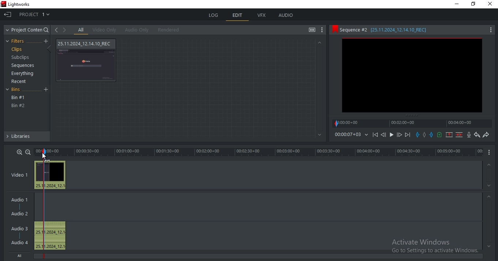 This screenshot has width=498, height=261. What do you see at coordinates (14, 90) in the screenshot?
I see `bins` at bounding box center [14, 90].